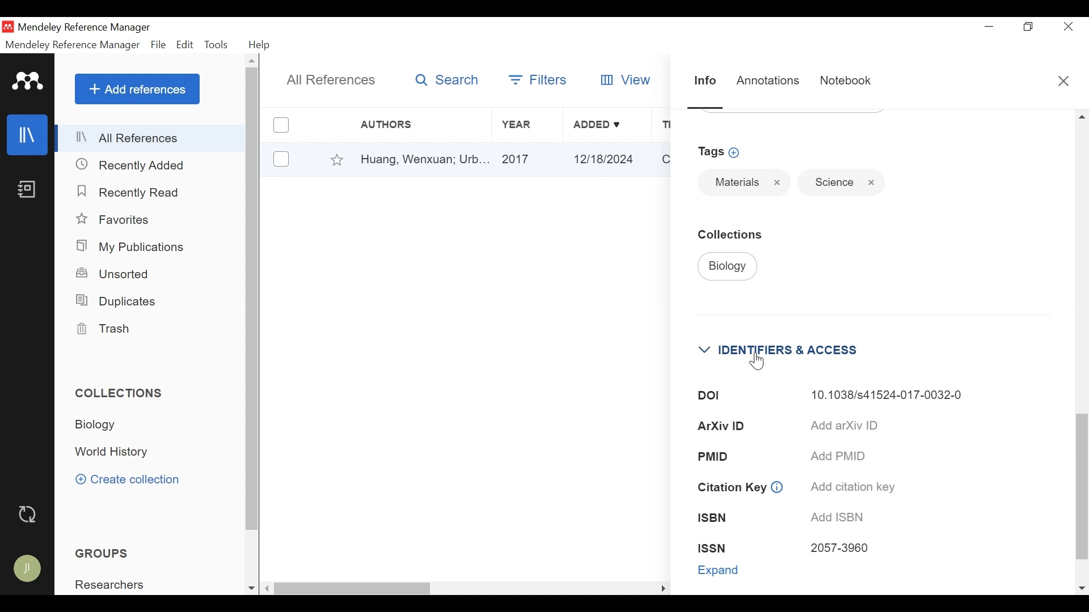 This screenshot has width=1089, height=612. Describe the element at coordinates (989, 26) in the screenshot. I see `minimize` at that location.